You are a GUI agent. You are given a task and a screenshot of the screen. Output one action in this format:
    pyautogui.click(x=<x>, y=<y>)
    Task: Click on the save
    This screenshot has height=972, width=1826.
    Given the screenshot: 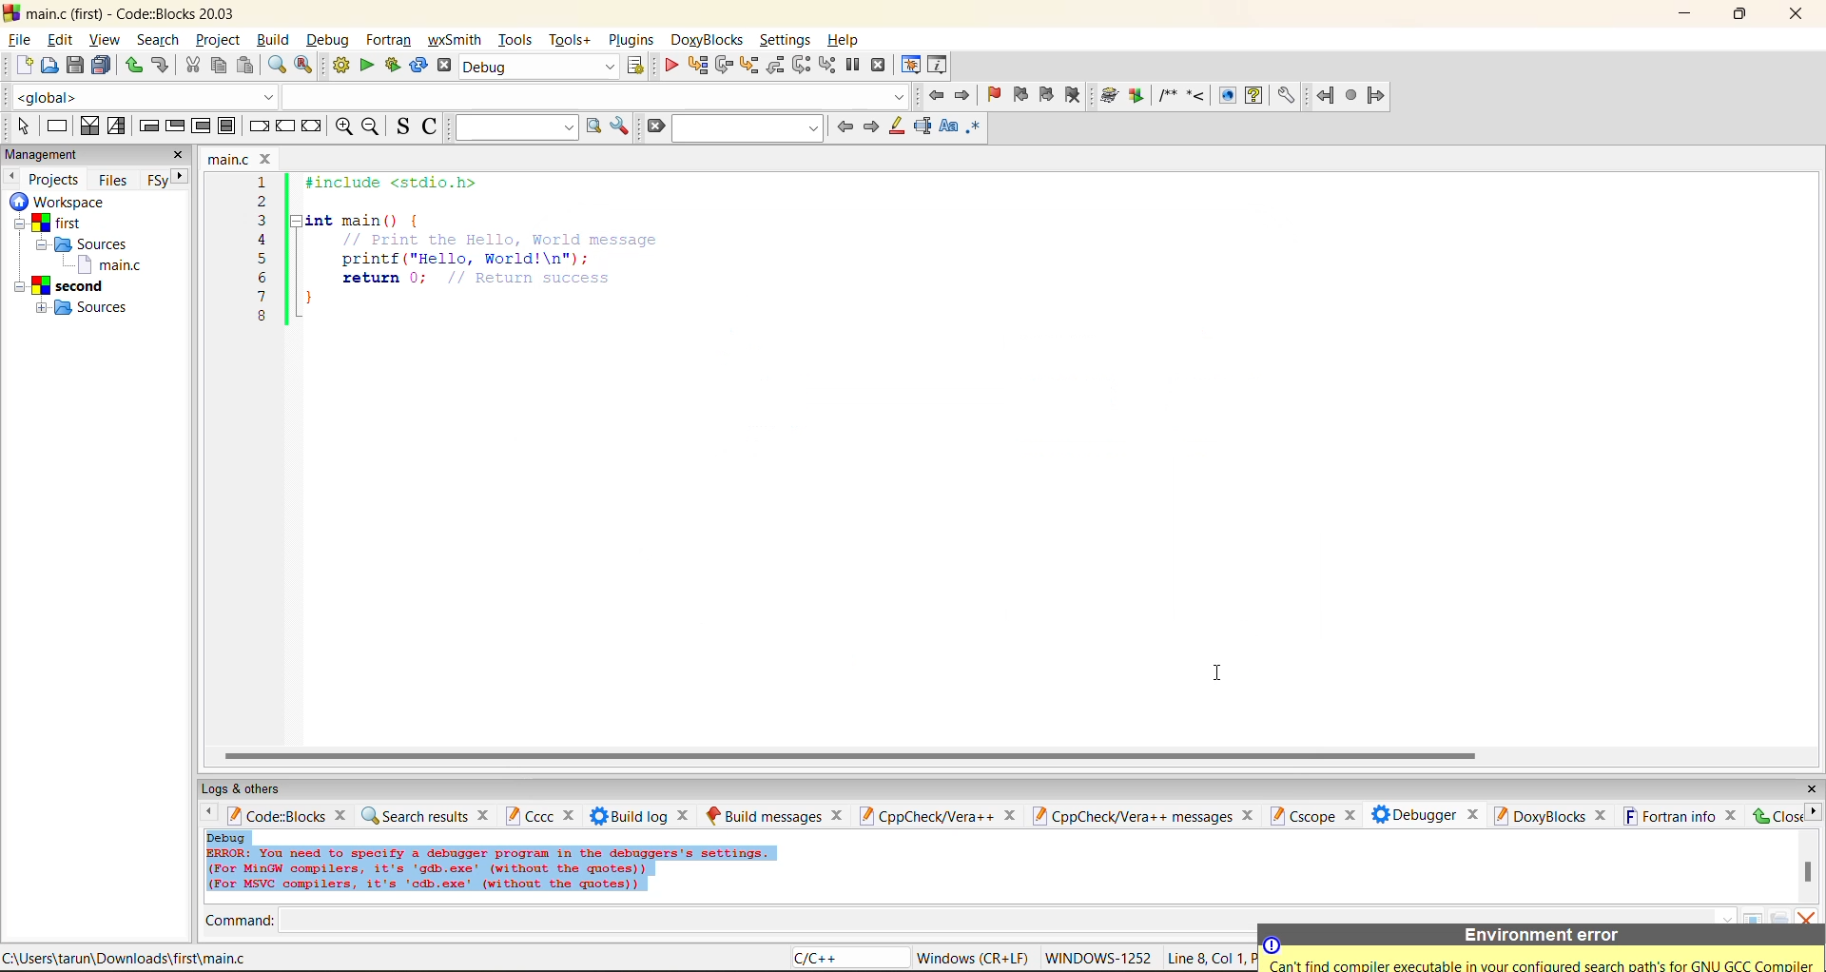 What is the action you would take?
    pyautogui.click(x=76, y=66)
    